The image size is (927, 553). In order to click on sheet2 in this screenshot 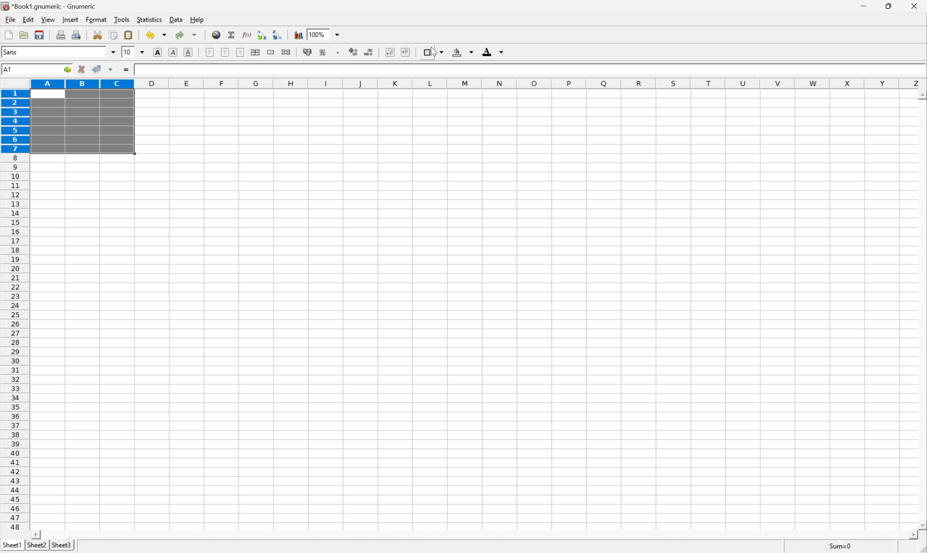, I will do `click(36, 547)`.